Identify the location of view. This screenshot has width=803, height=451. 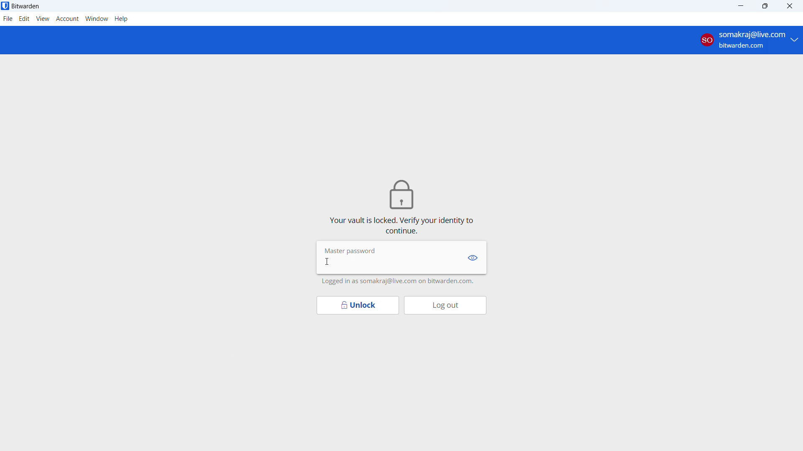
(42, 19).